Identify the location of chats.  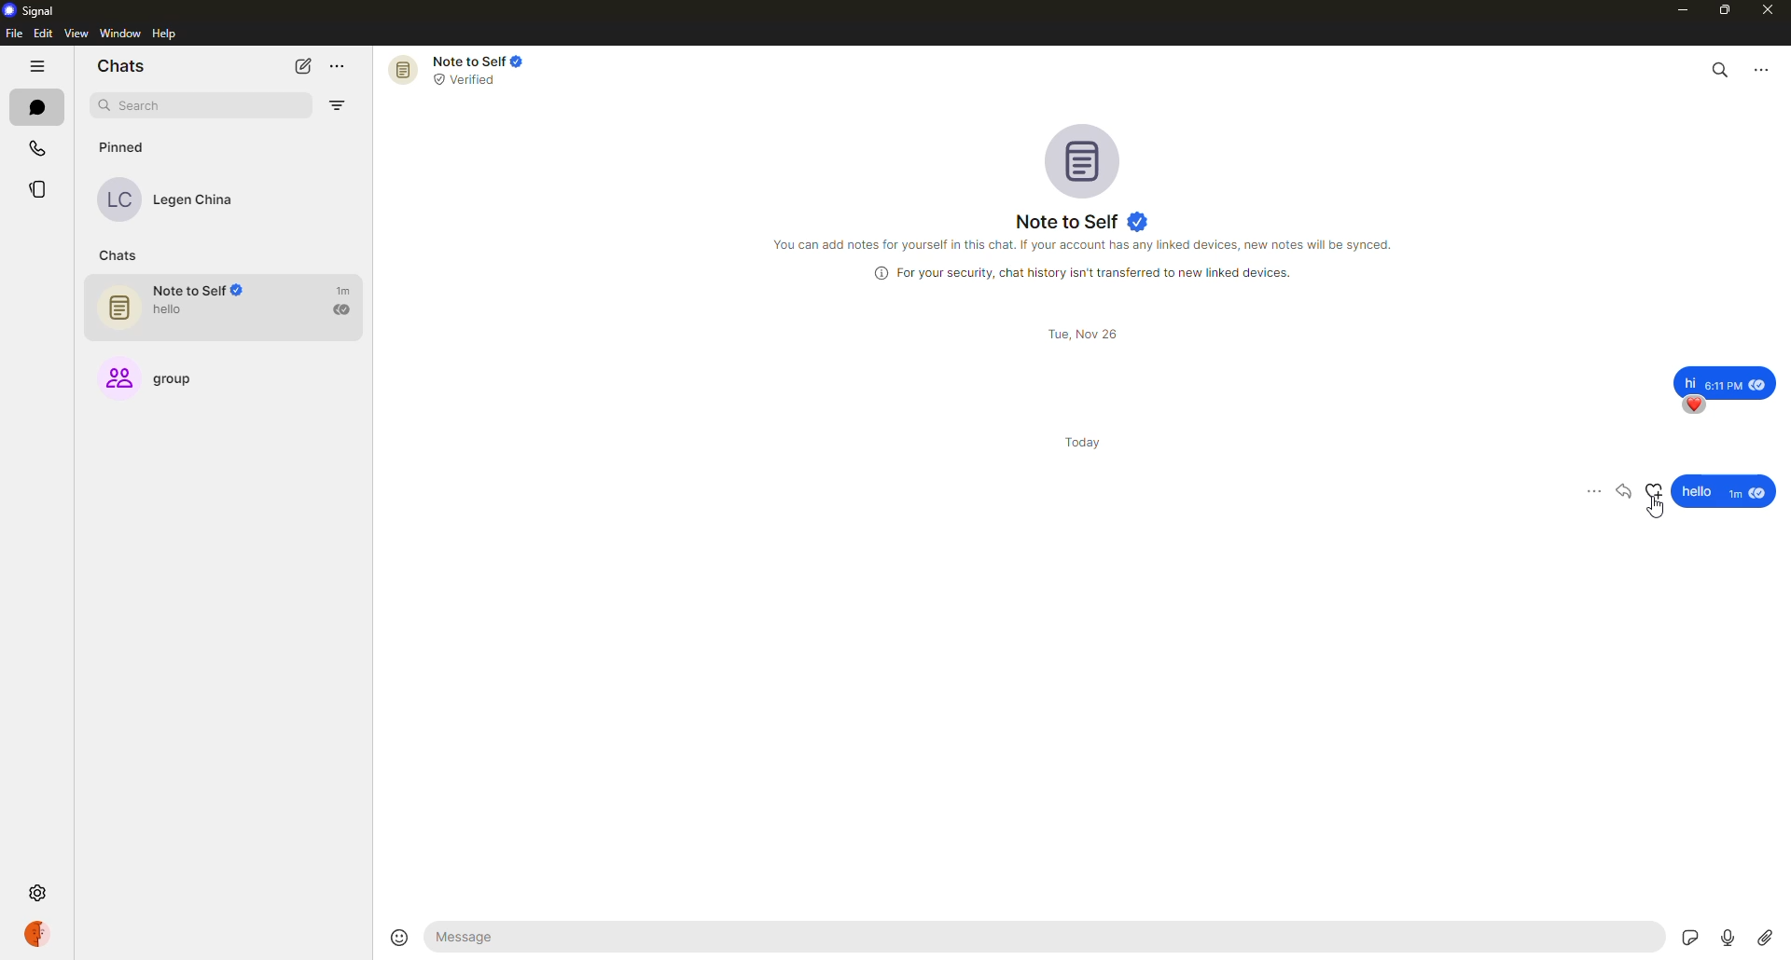
(123, 255).